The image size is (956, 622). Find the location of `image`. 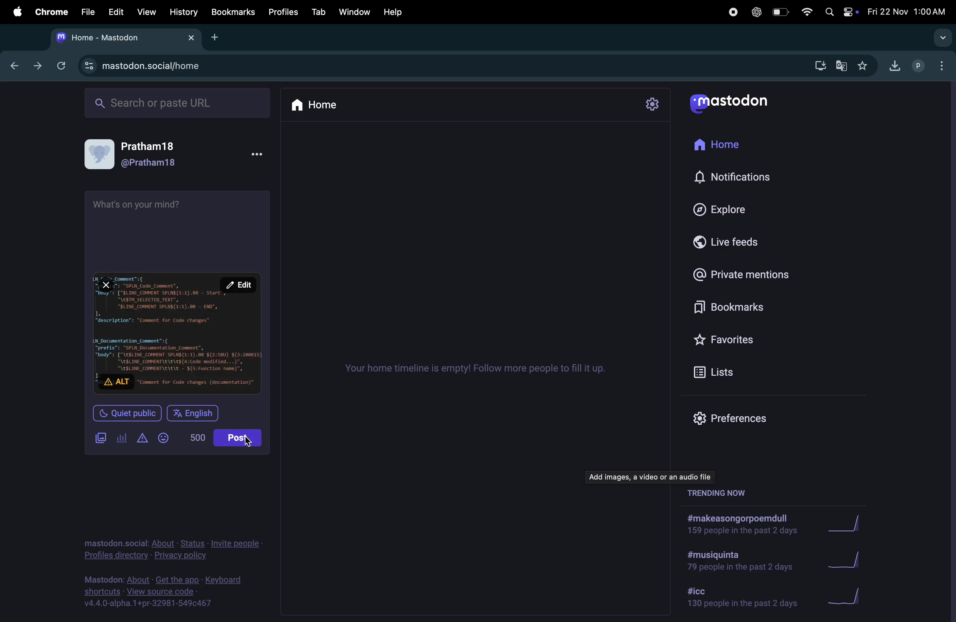

image is located at coordinates (176, 334).